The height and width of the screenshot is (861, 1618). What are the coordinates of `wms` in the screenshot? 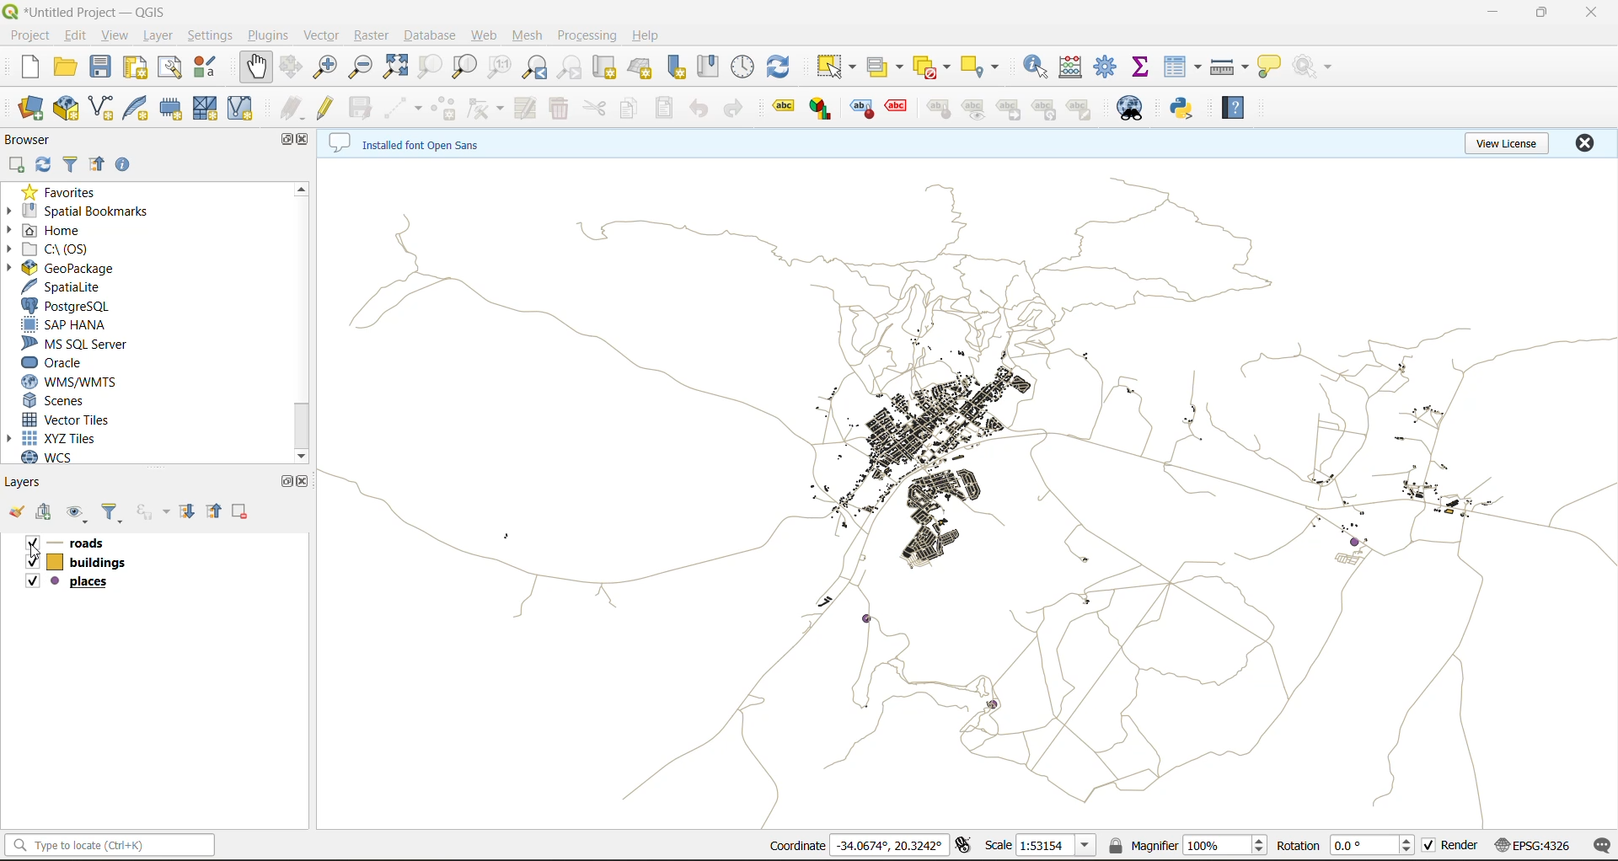 It's located at (70, 383).